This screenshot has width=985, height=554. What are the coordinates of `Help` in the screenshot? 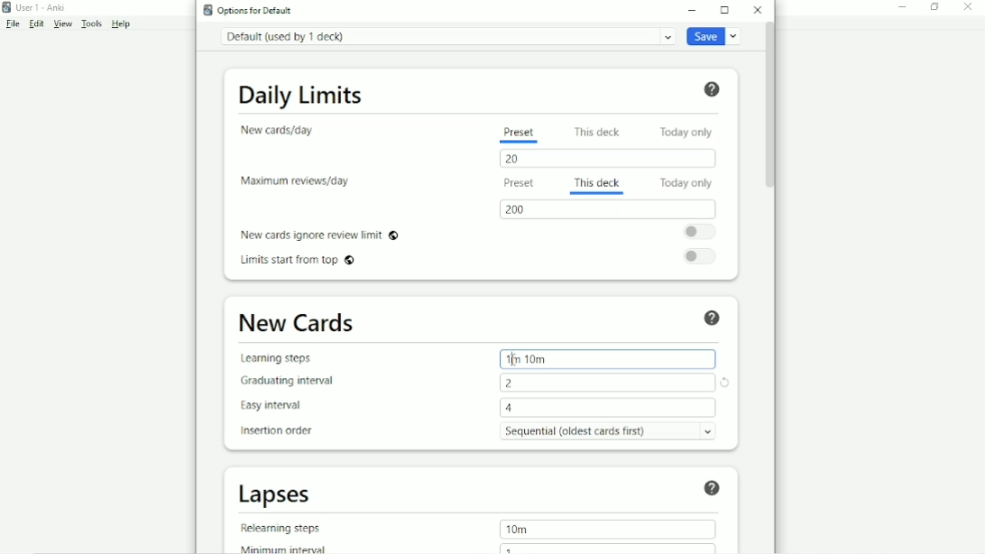 It's located at (713, 487).